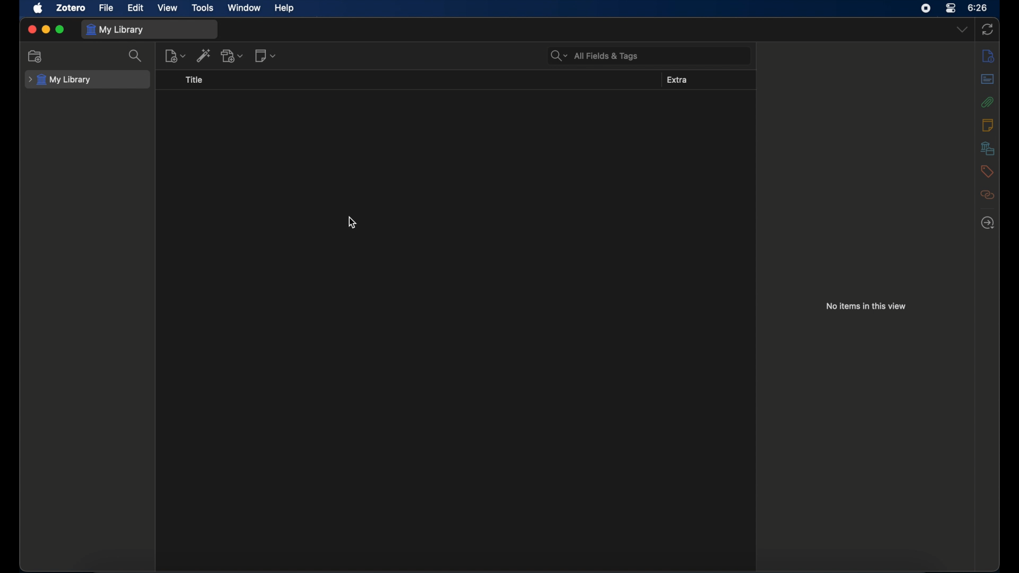 The image size is (1019, 573). I want to click on search bar, so click(593, 56).